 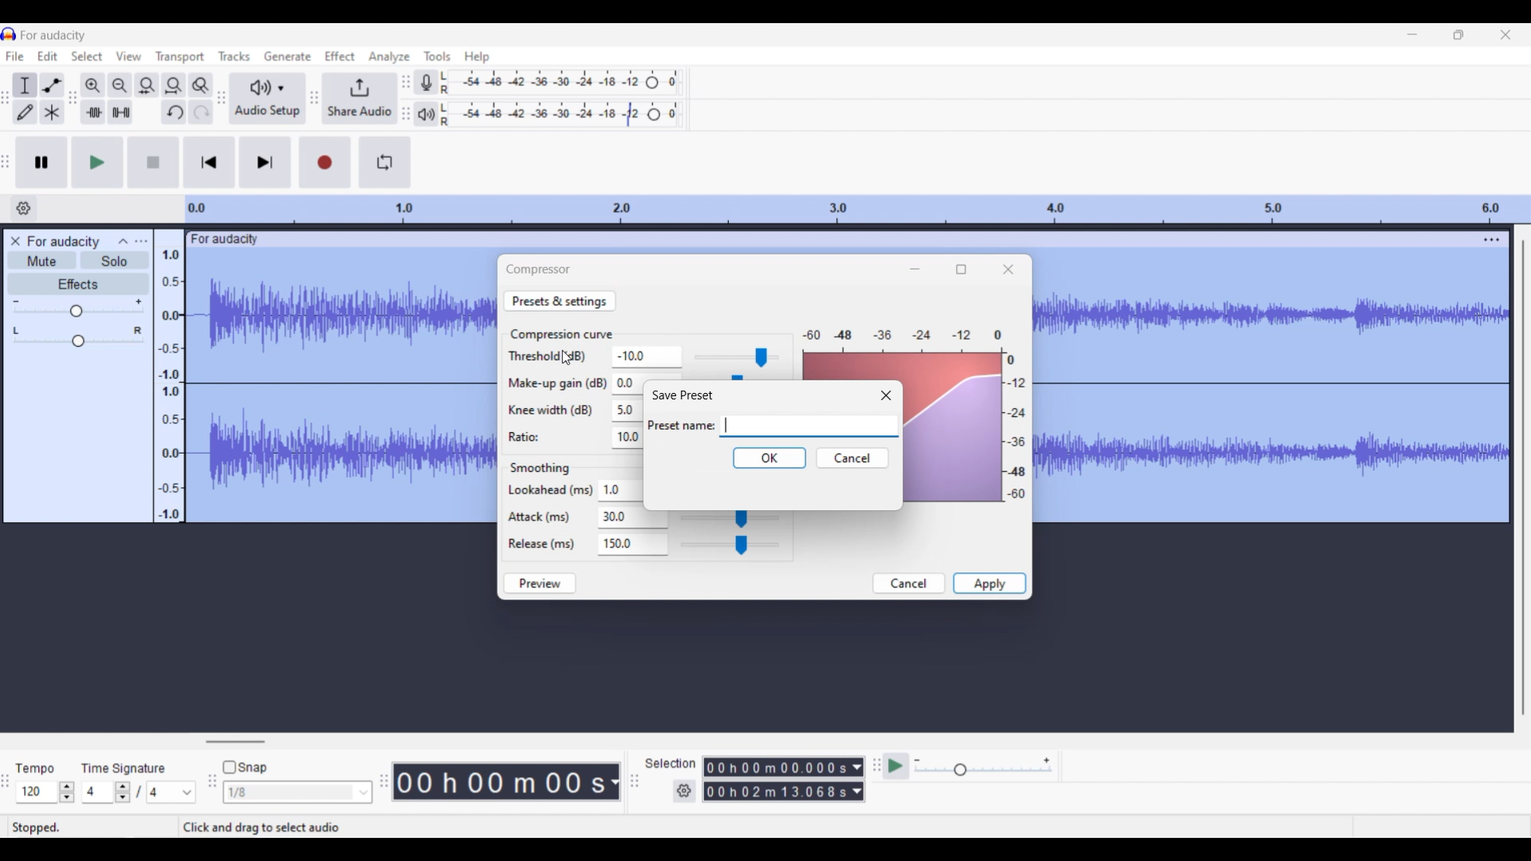 What do you see at coordinates (227, 238) in the screenshot?
I see `for audacity` at bounding box center [227, 238].